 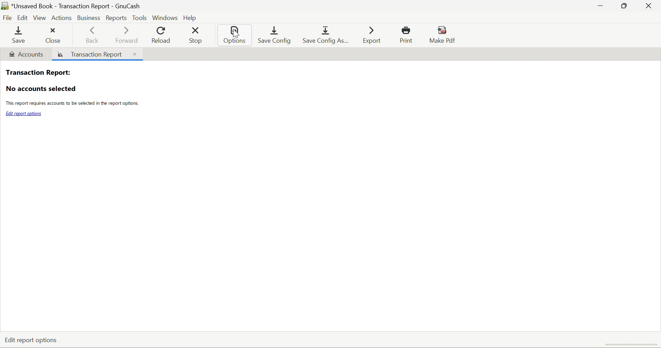 I want to click on Transaction Report:, so click(x=38, y=72).